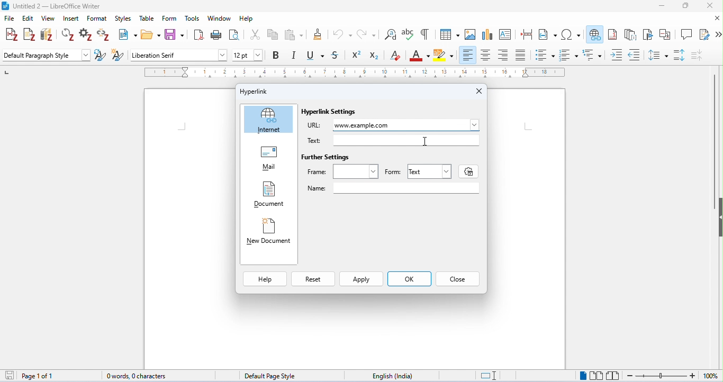 The width and height of the screenshot is (723, 382). Describe the element at coordinates (406, 125) in the screenshot. I see `www.example.com typed as URL` at that location.